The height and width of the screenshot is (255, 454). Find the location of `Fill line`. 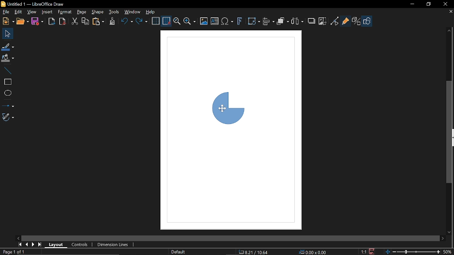

Fill line is located at coordinates (8, 46).